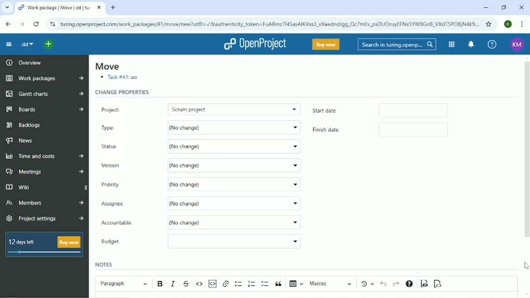 This screenshot has height=298, width=530. Describe the element at coordinates (239, 284) in the screenshot. I see `Bulleted list` at that location.